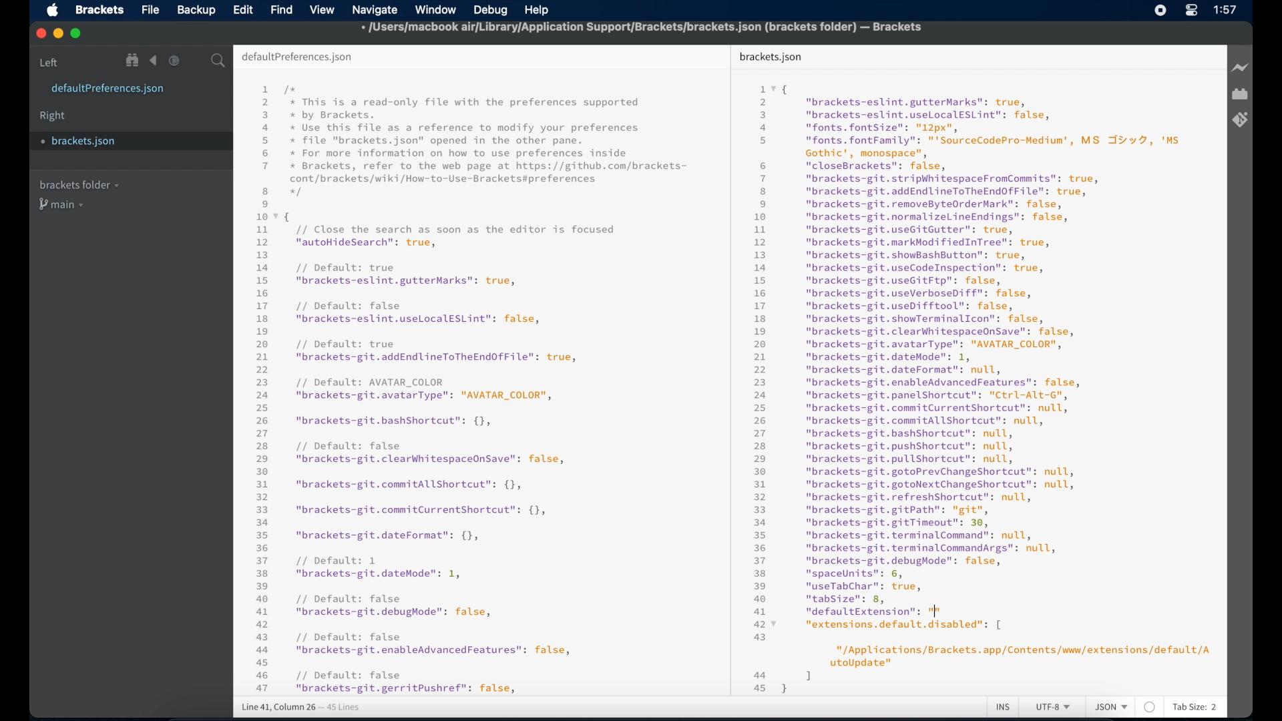  Describe the element at coordinates (1054, 708) in the screenshot. I see `utf-8` at that location.